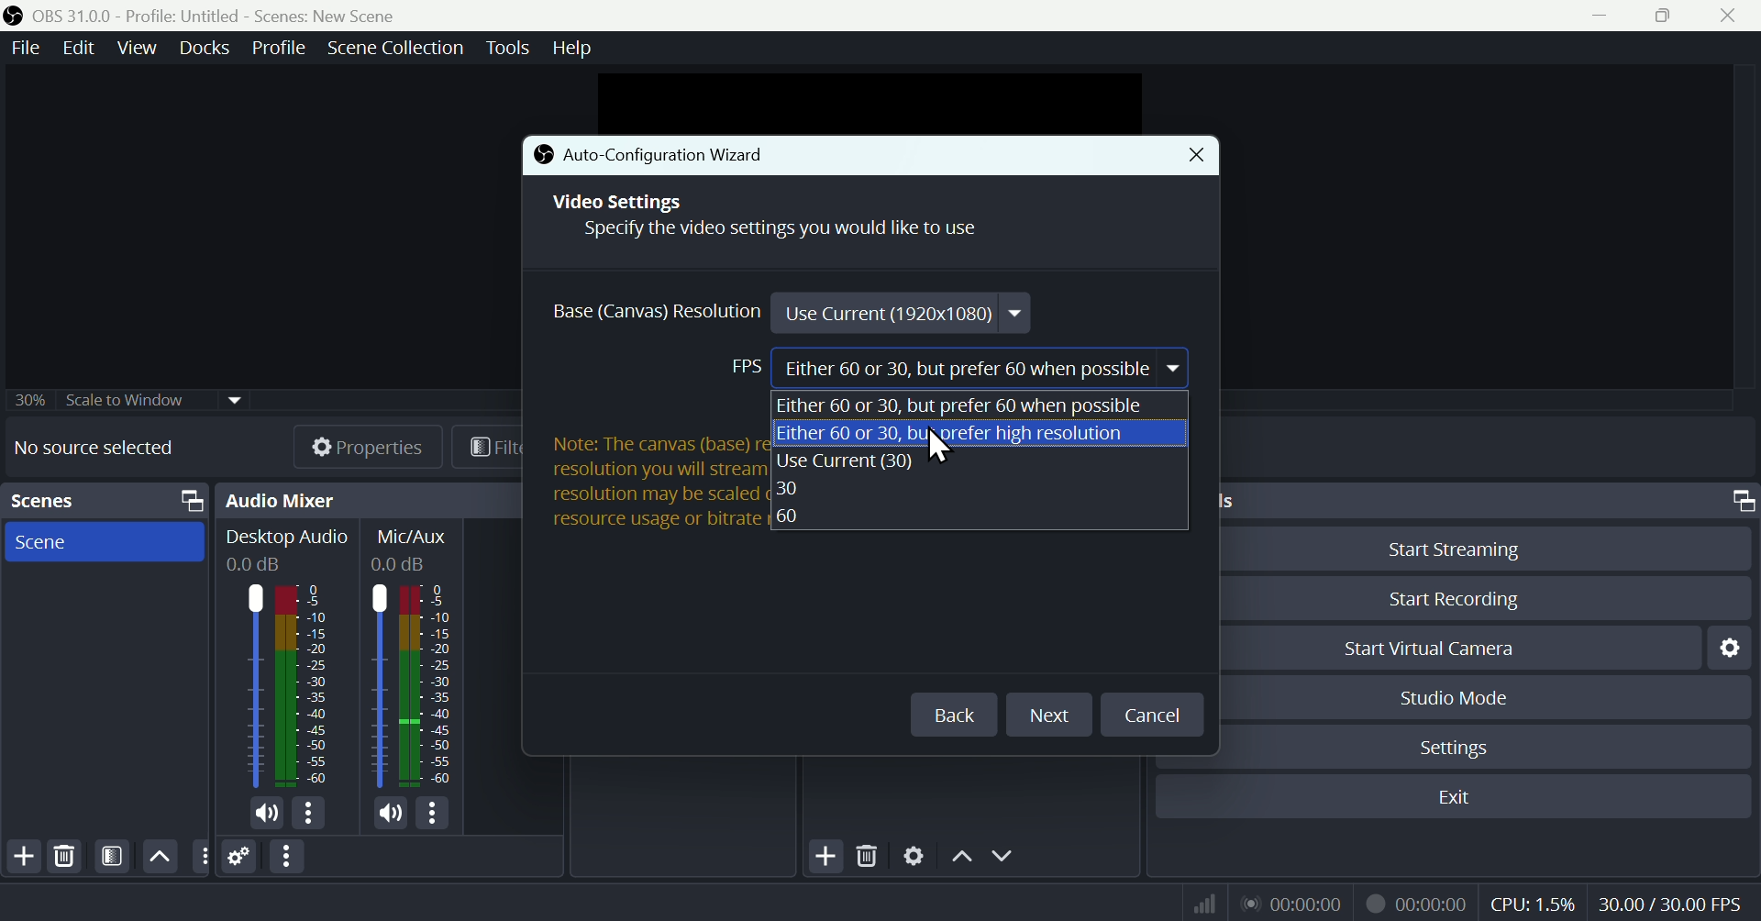 The width and height of the screenshot is (1761, 921). Describe the element at coordinates (218, 16) in the screenshot. I see `OBS 31.0 .0 Profile: Untitled - Scenes:New scene` at that location.